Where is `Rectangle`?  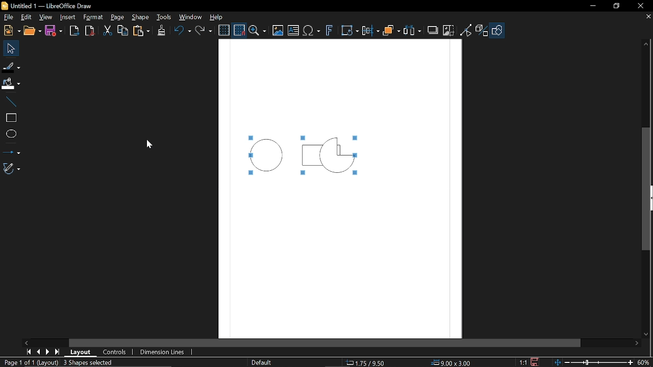 Rectangle is located at coordinates (322, 156).